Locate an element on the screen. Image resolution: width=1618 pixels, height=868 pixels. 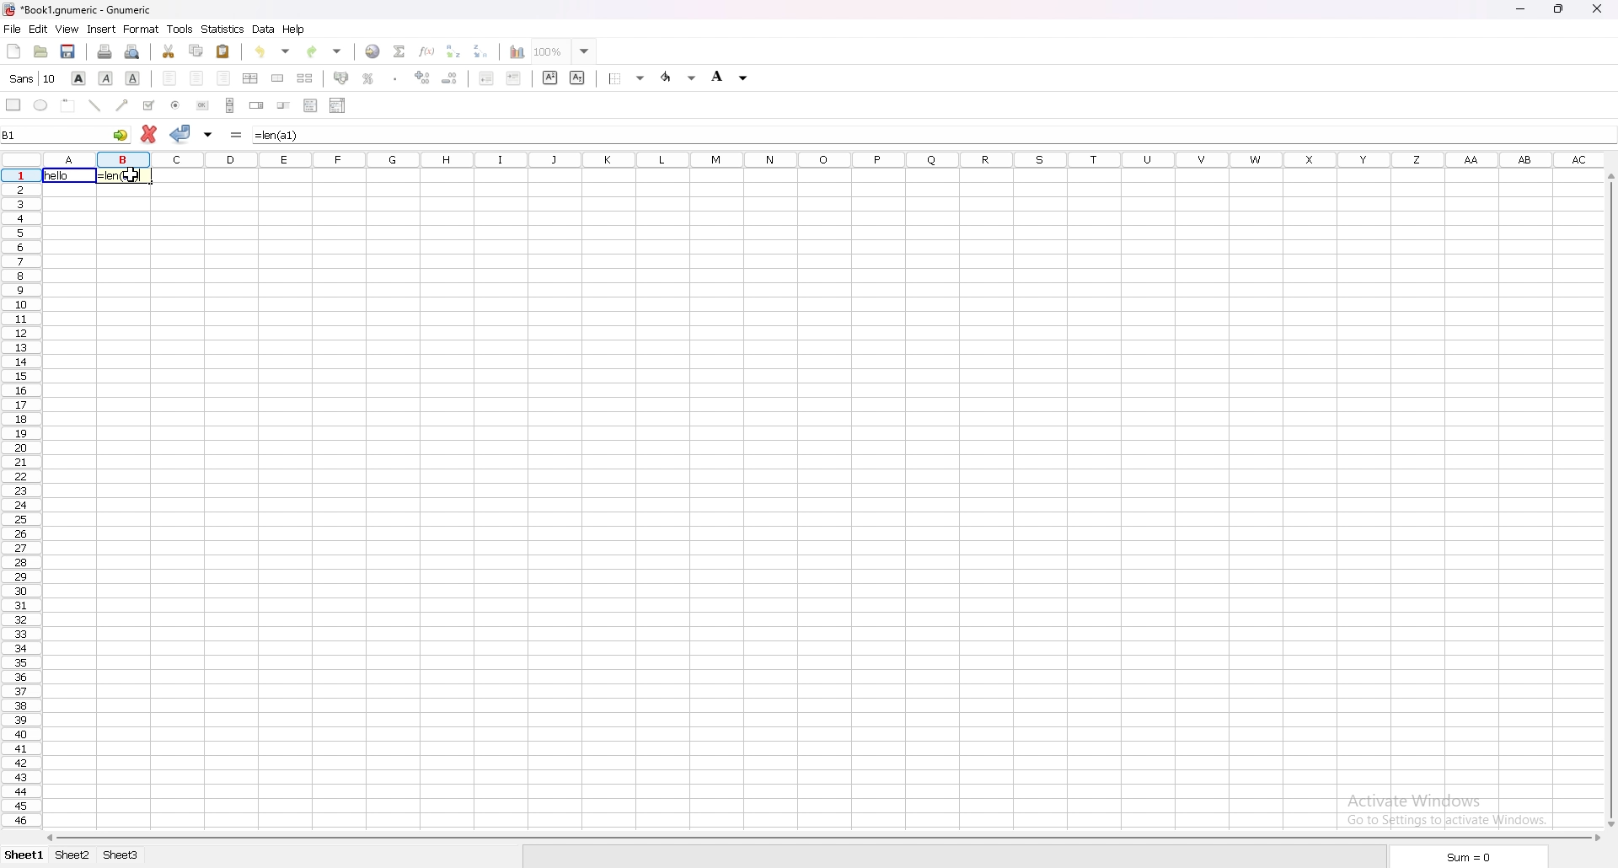
sheet is located at coordinates (24, 855).